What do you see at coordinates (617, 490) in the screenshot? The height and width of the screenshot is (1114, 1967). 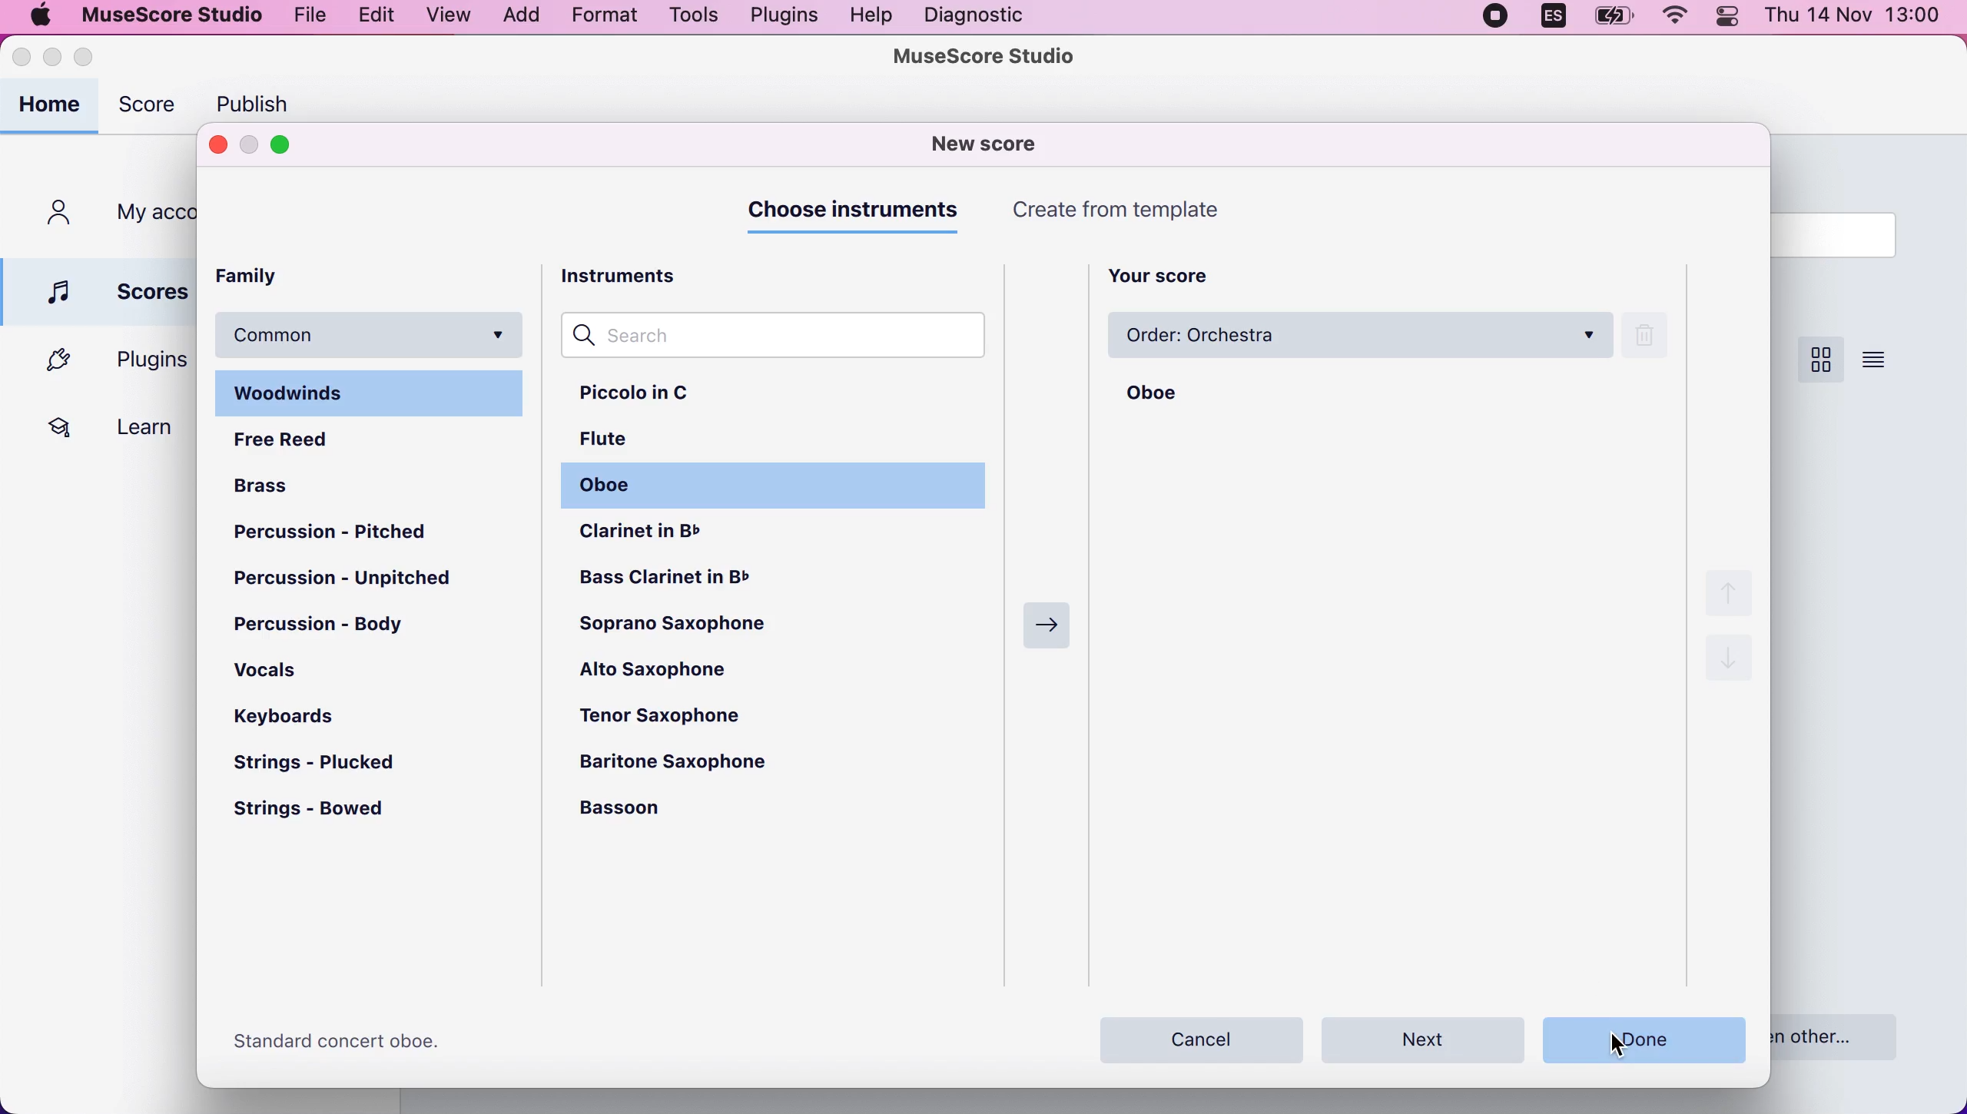 I see `oboe` at bounding box center [617, 490].